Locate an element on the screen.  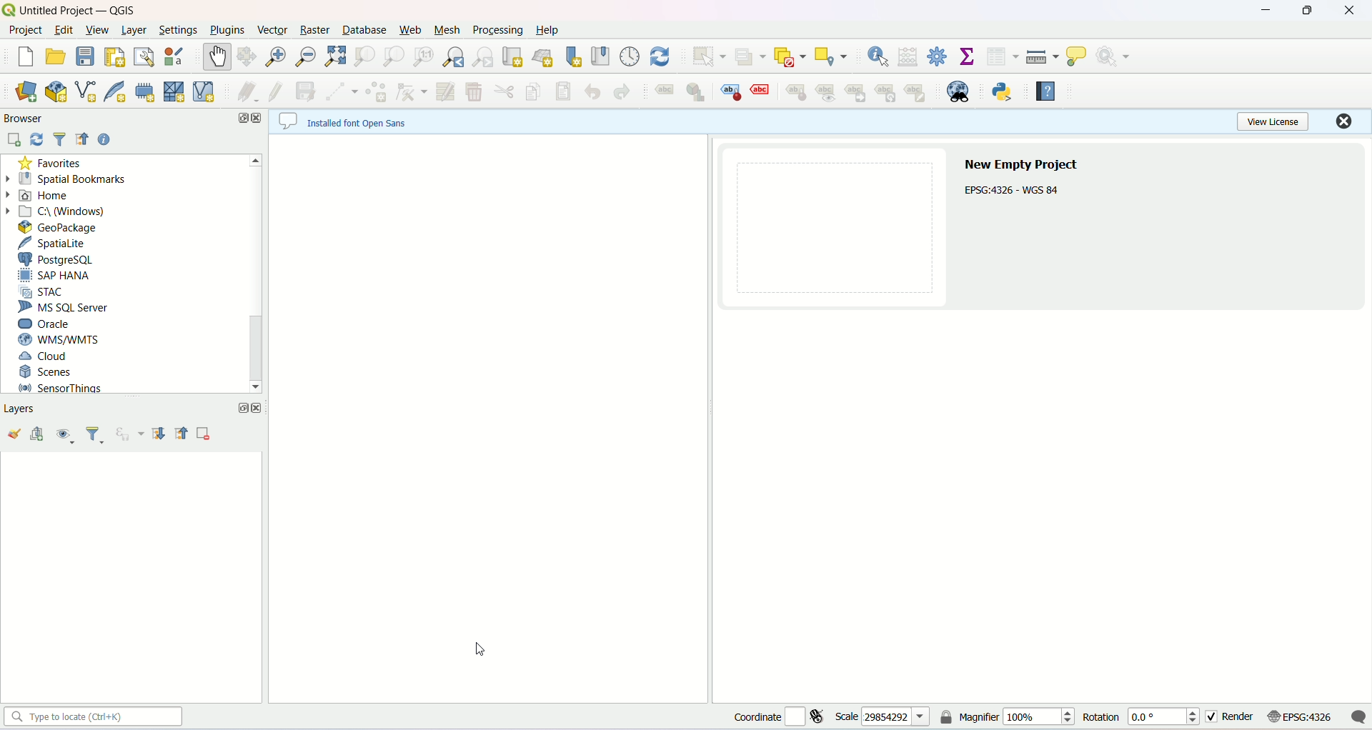
EPSG:4326 - WGS 84 is located at coordinates (1013, 190).